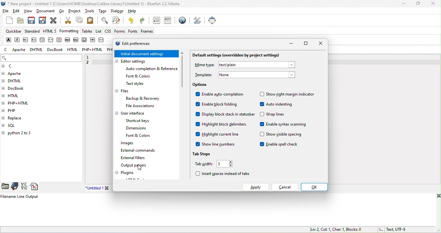 This screenshot has height=233, width=441. What do you see at coordinates (156, 21) in the screenshot?
I see `unindent` at bounding box center [156, 21].